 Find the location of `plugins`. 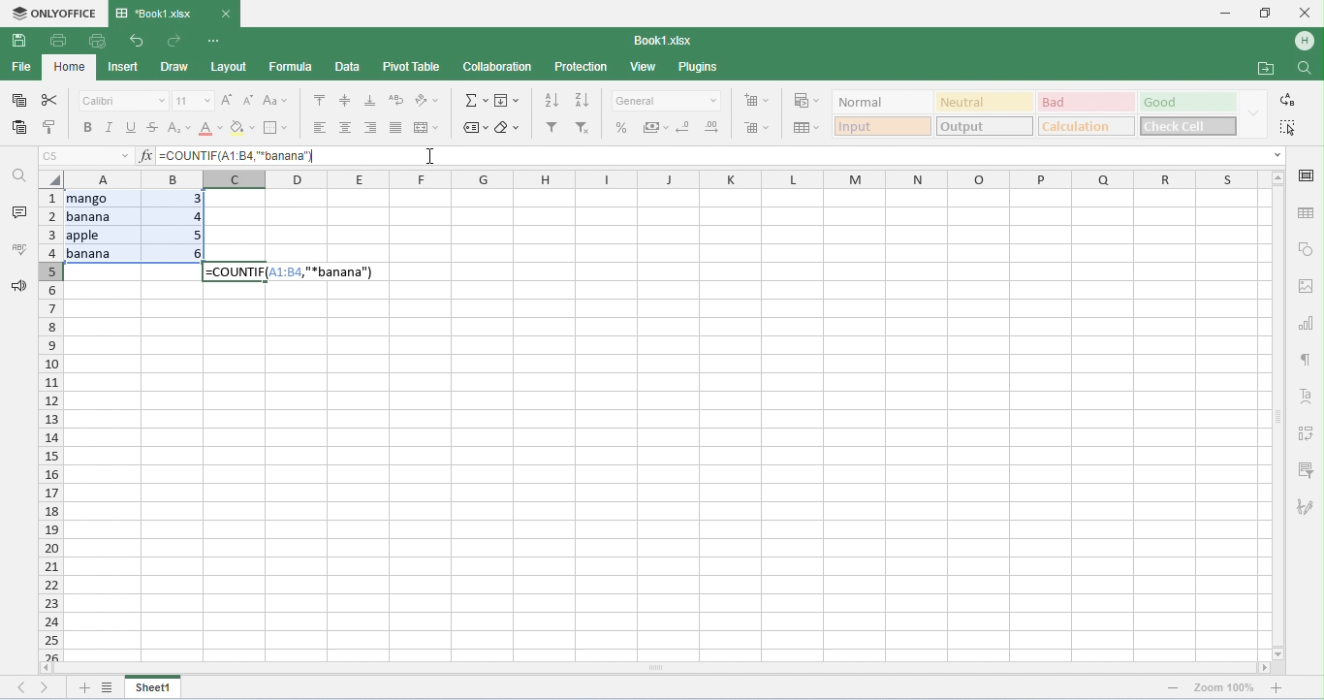

plugins is located at coordinates (700, 68).